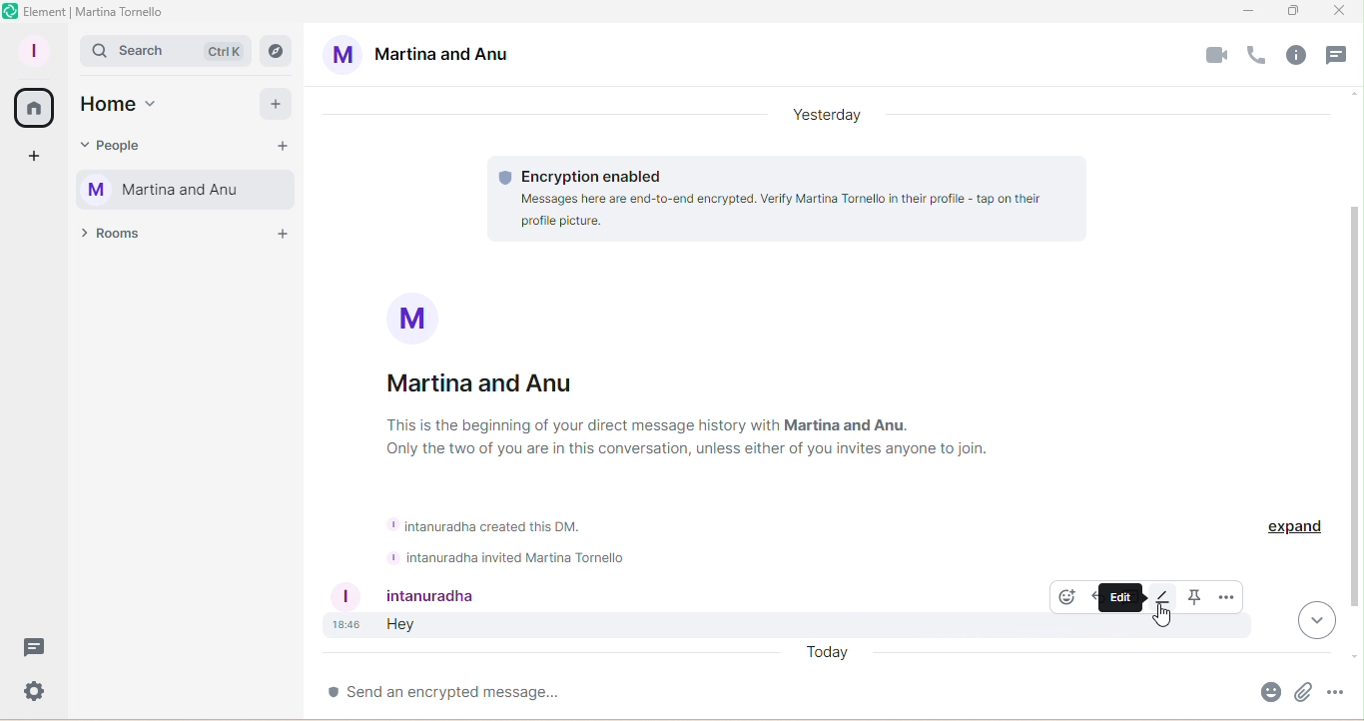  I want to click on + intanuradha invited Martina Tornello, so click(506, 556).